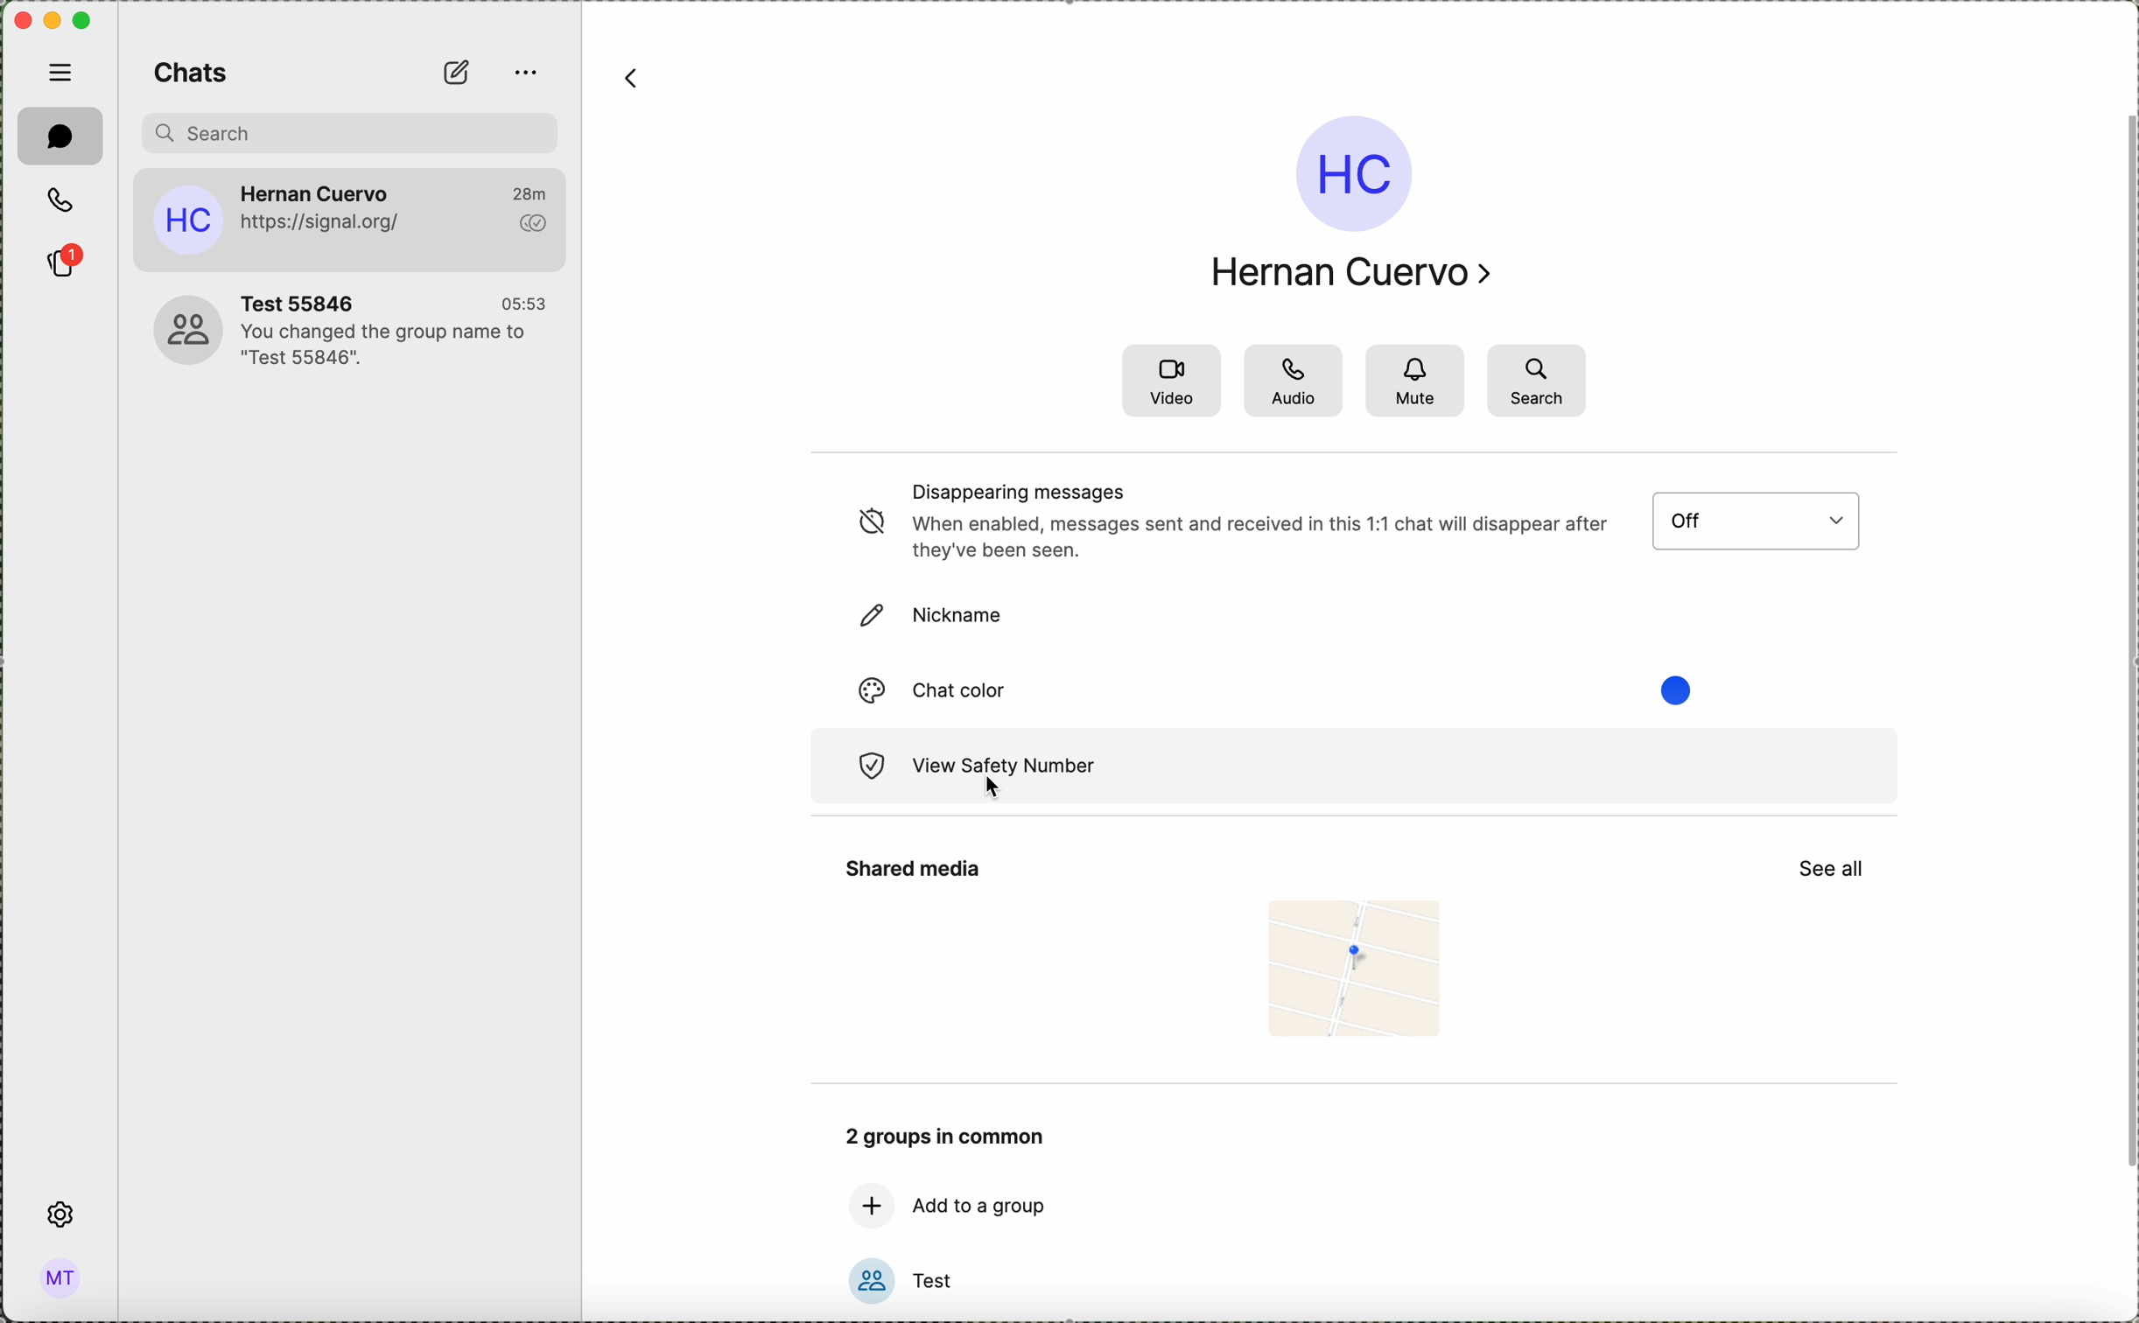  Describe the element at coordinates (48, 19) in the screenshot. I see `screen buttons` at that location.